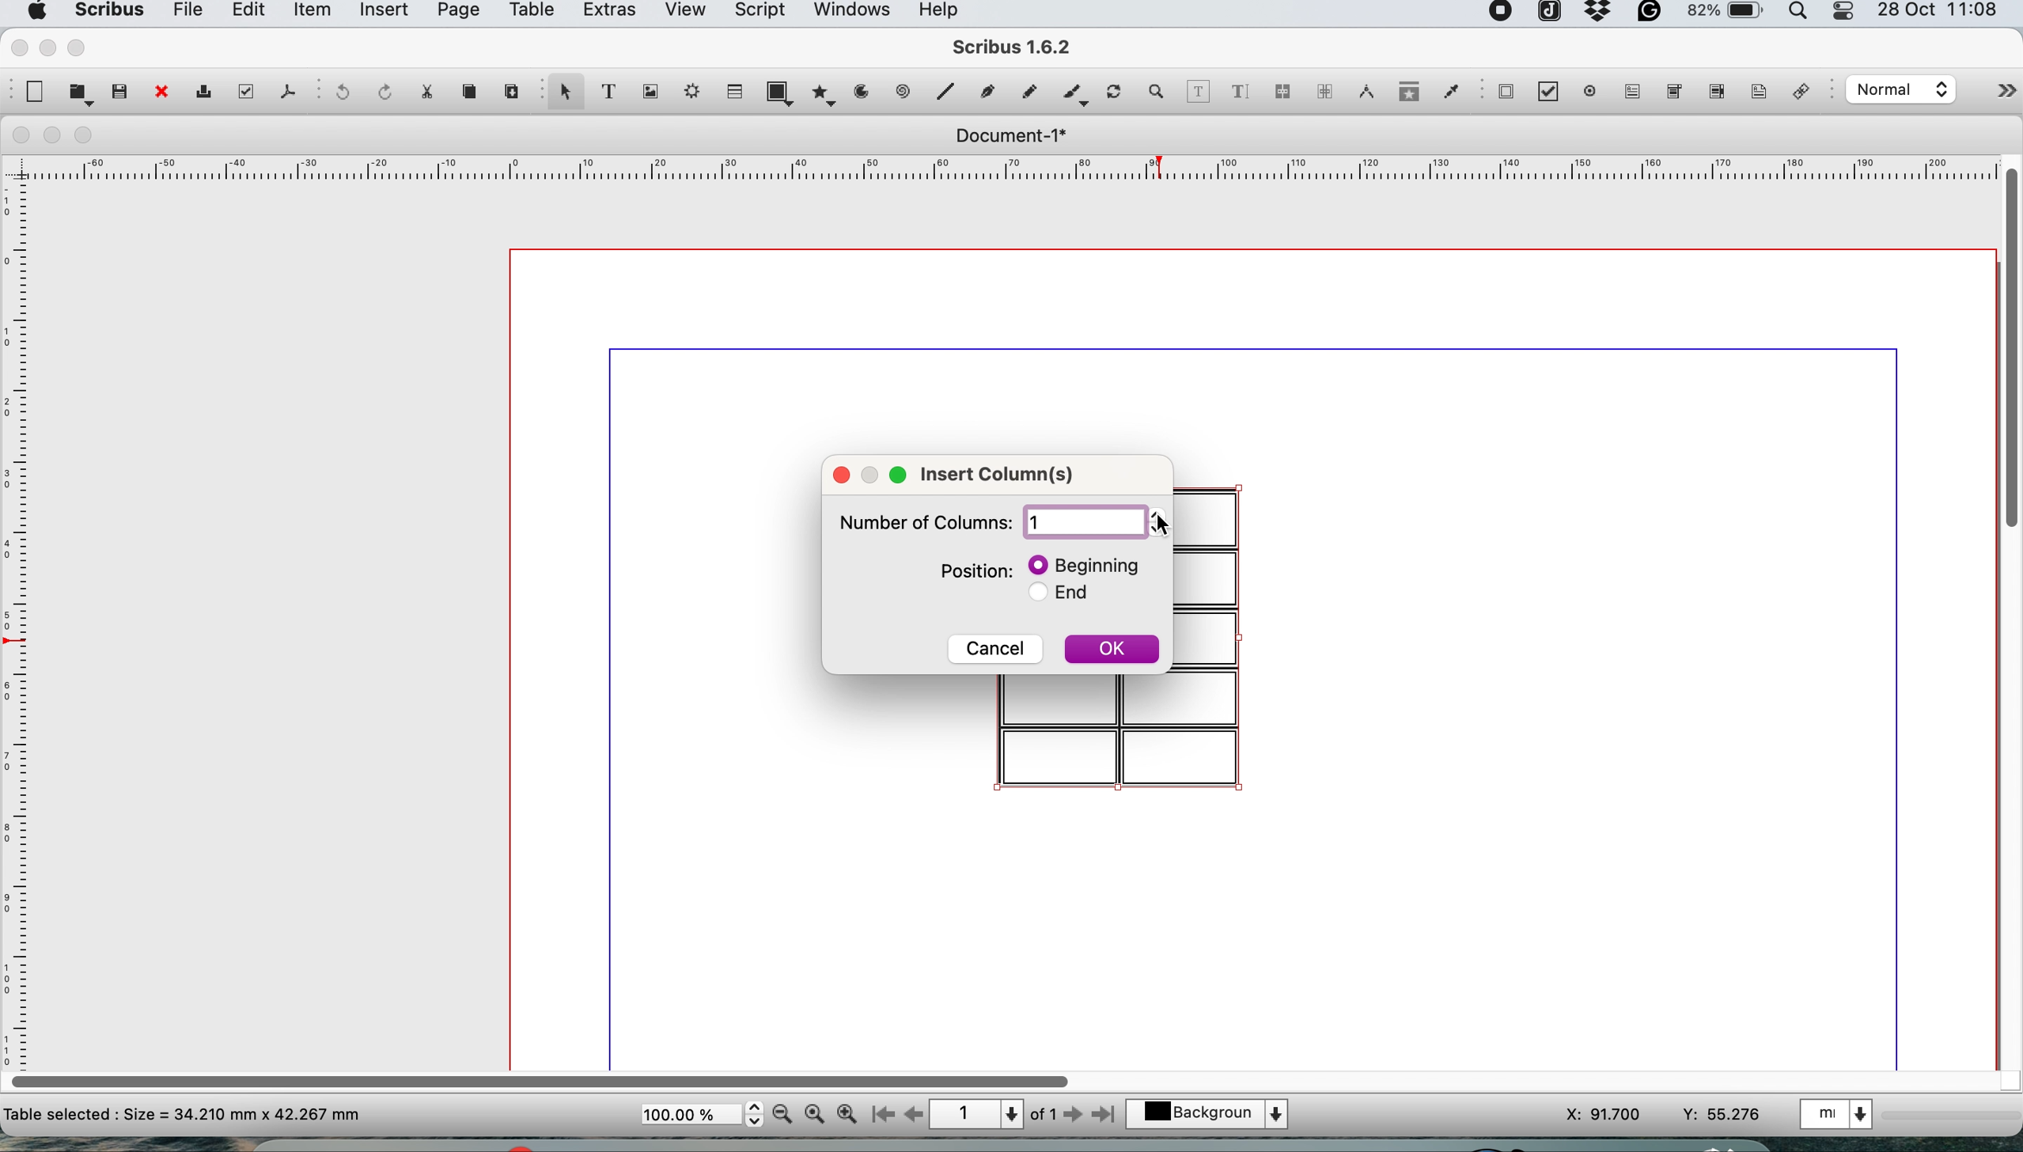 The width and height of the screenshot is (2023, 1152). Describe the element at coordinates (81, 47) in the screenshot. I see `maximise` at that location.